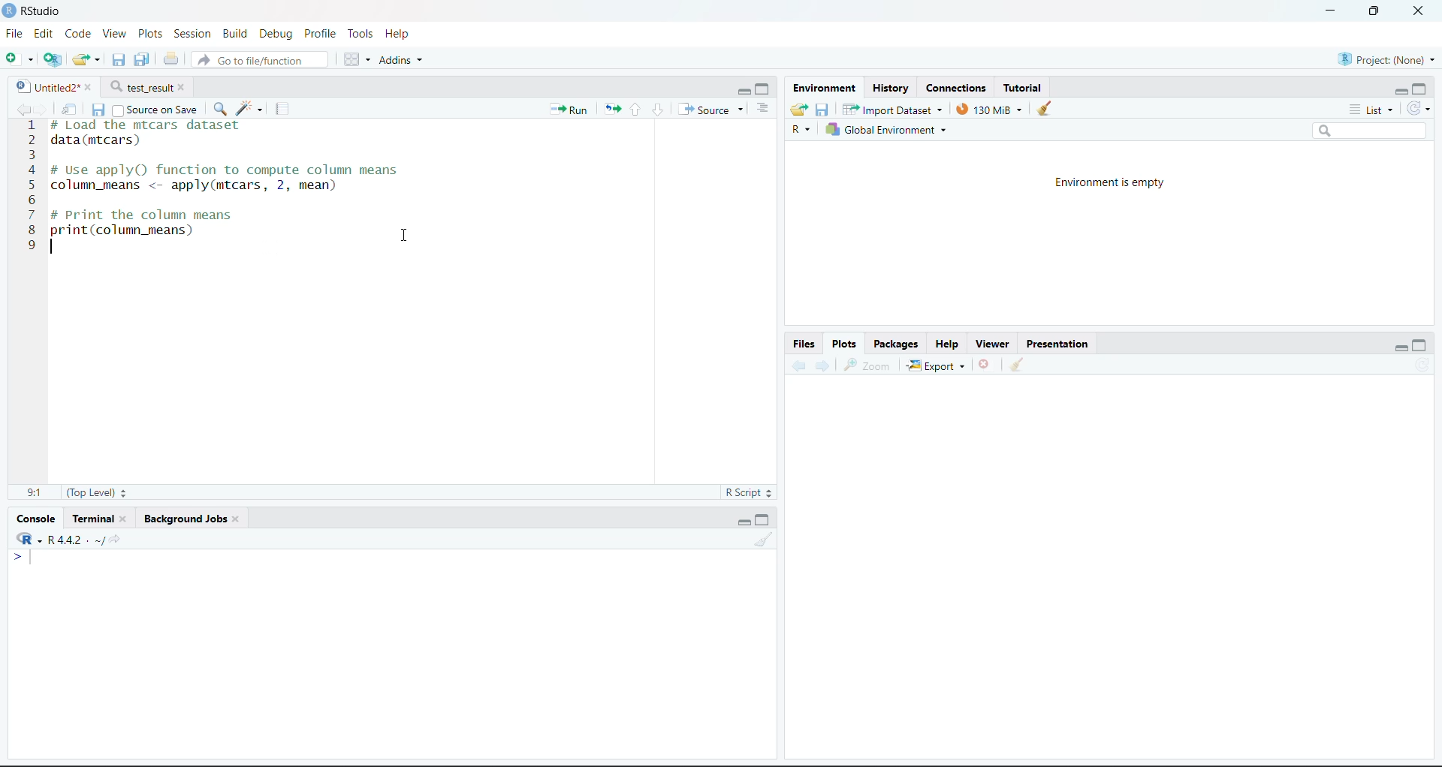 The height and width of the screenshot is (767, 1442). I want to click on Save current document (Ctrl + S), so click(98, 109).